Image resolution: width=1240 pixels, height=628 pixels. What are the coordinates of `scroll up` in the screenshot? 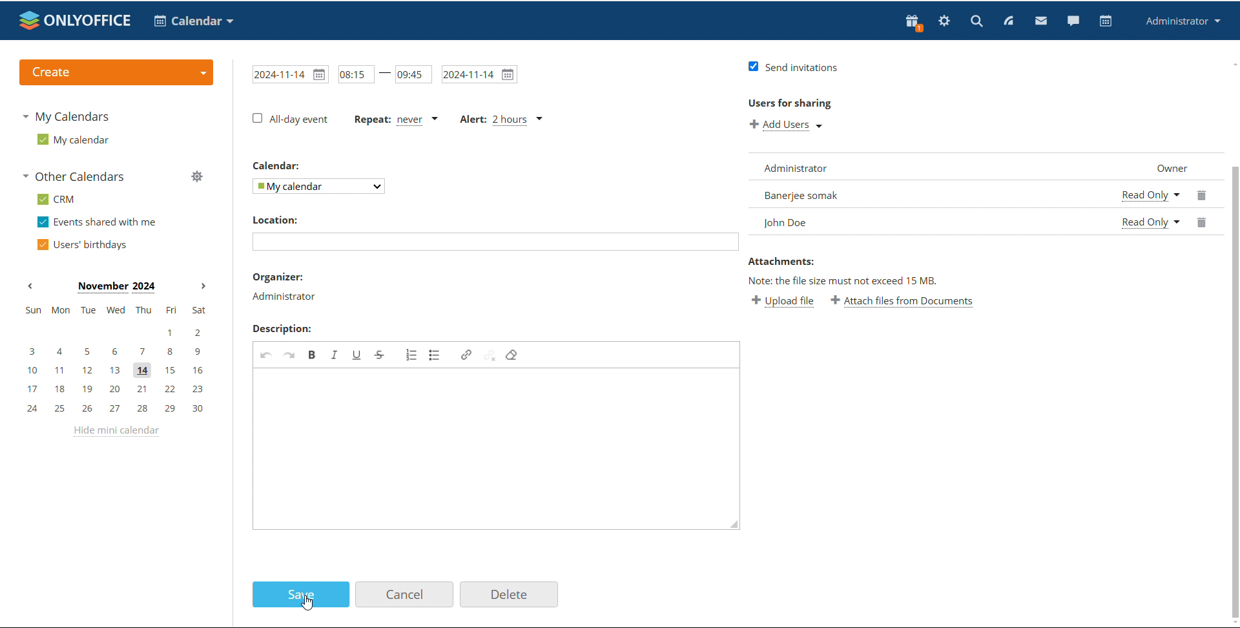 It's located at (1232, 63).